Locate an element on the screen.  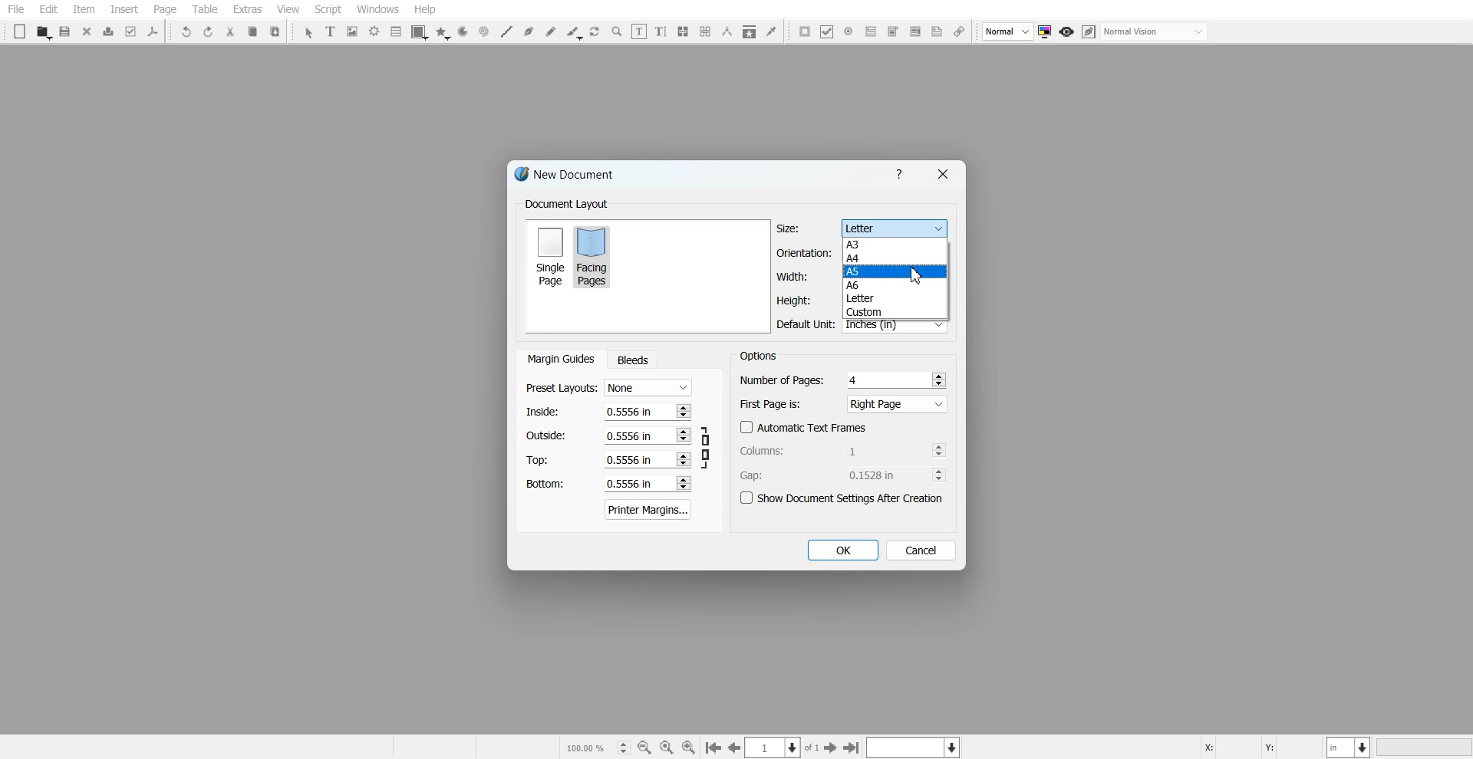
Edit in preview mode is located at coordinates (1089, 31).